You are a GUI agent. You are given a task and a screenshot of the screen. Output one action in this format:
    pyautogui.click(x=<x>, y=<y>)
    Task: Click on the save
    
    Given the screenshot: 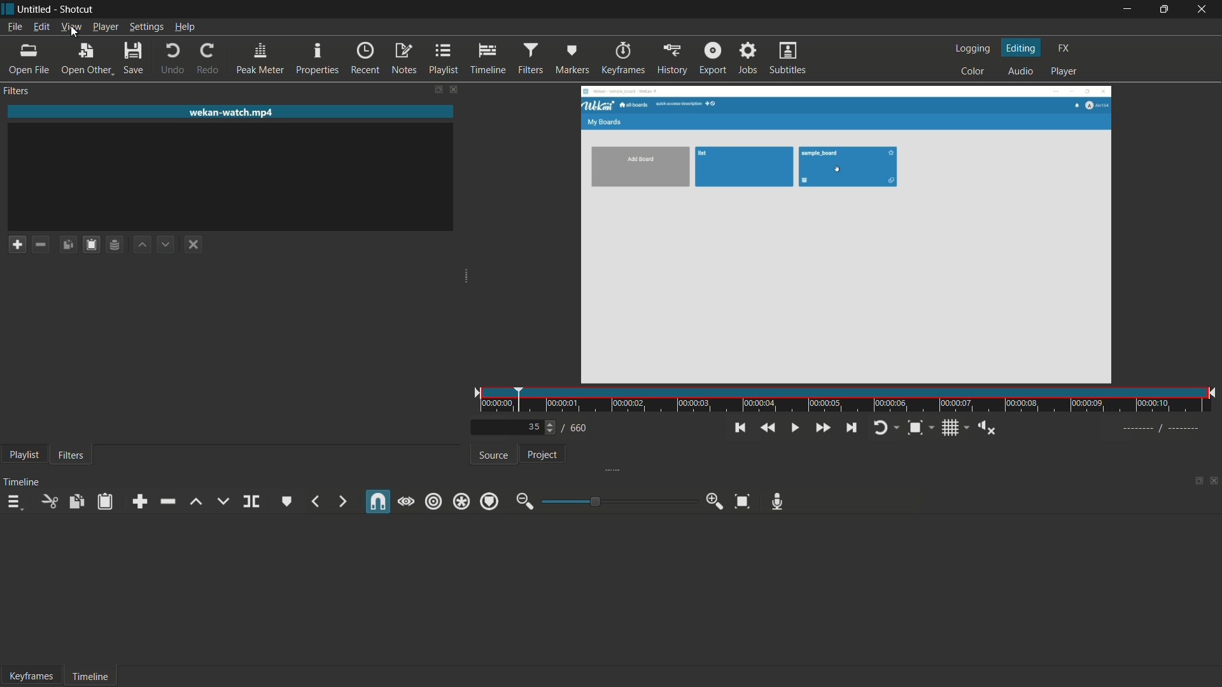 What is the action you would take?
    pyautogui.click(x=135, y=59)
    